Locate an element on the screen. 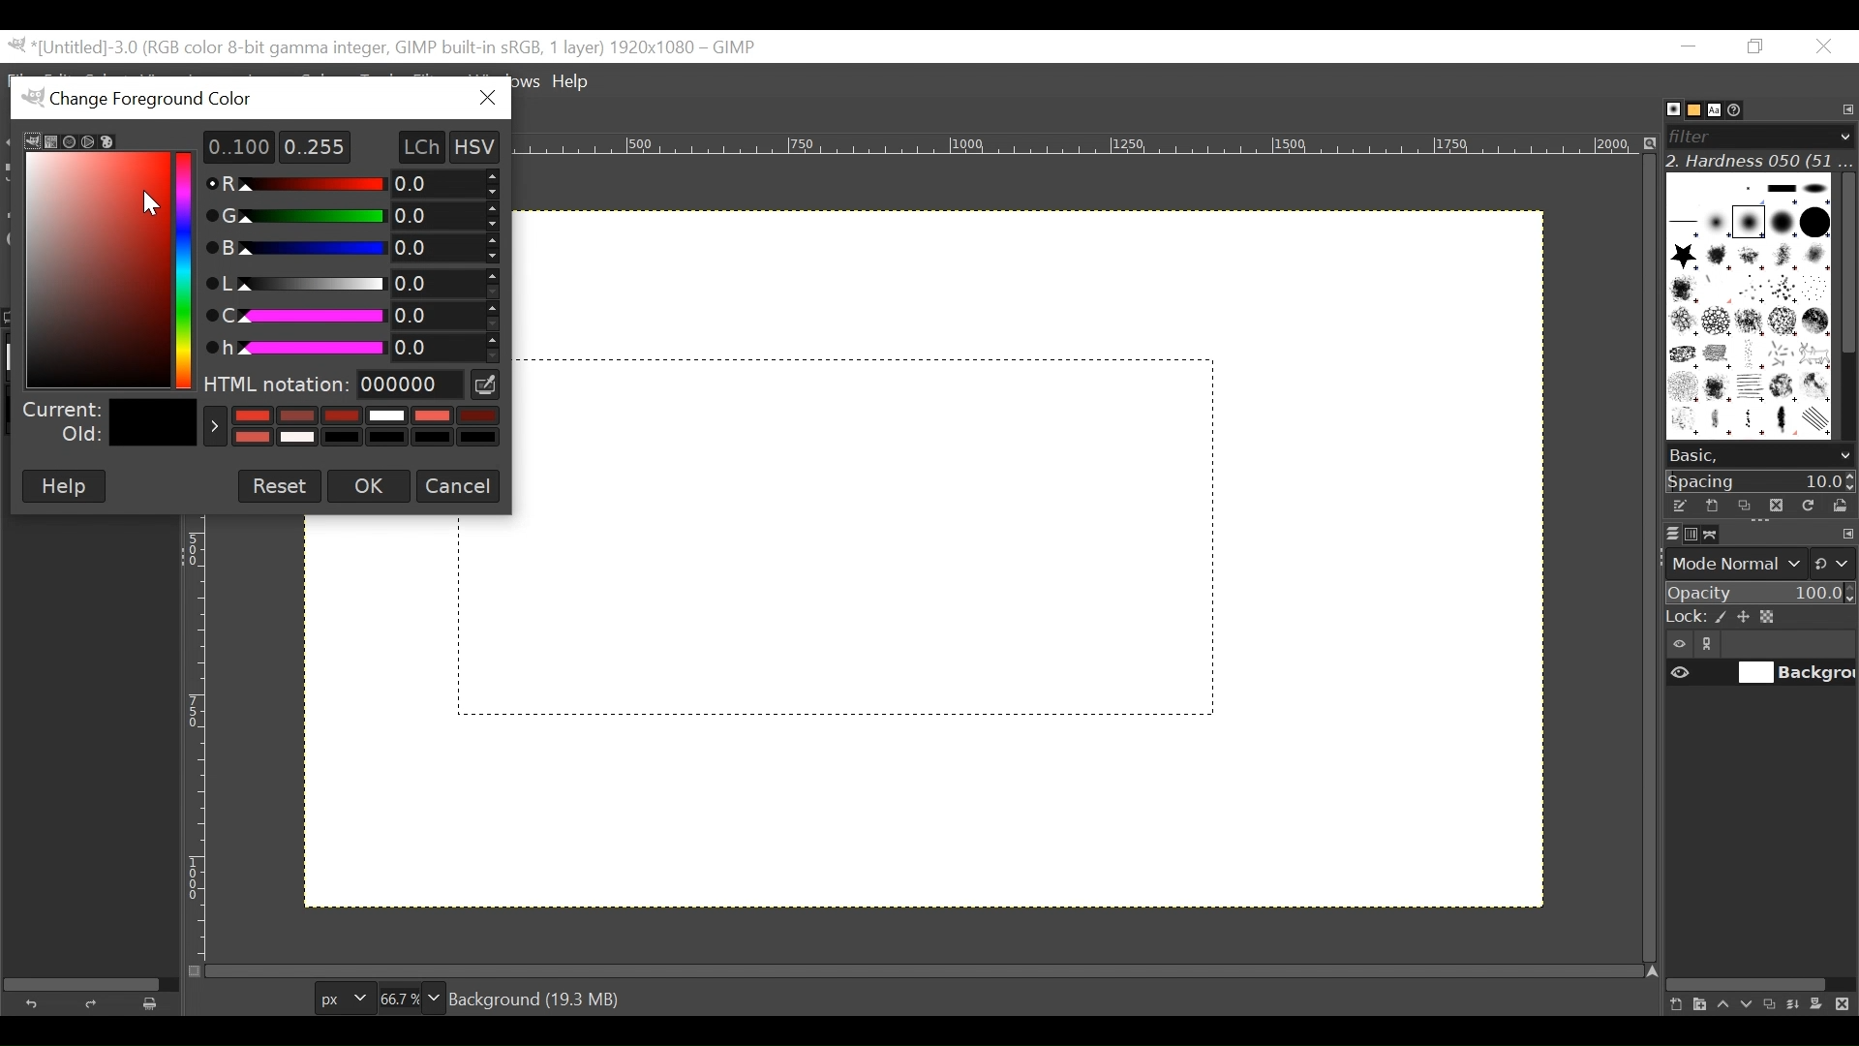 This screenshot has height=1046, width=1859. Click the eyedropper is located at coordinates (487, 385).